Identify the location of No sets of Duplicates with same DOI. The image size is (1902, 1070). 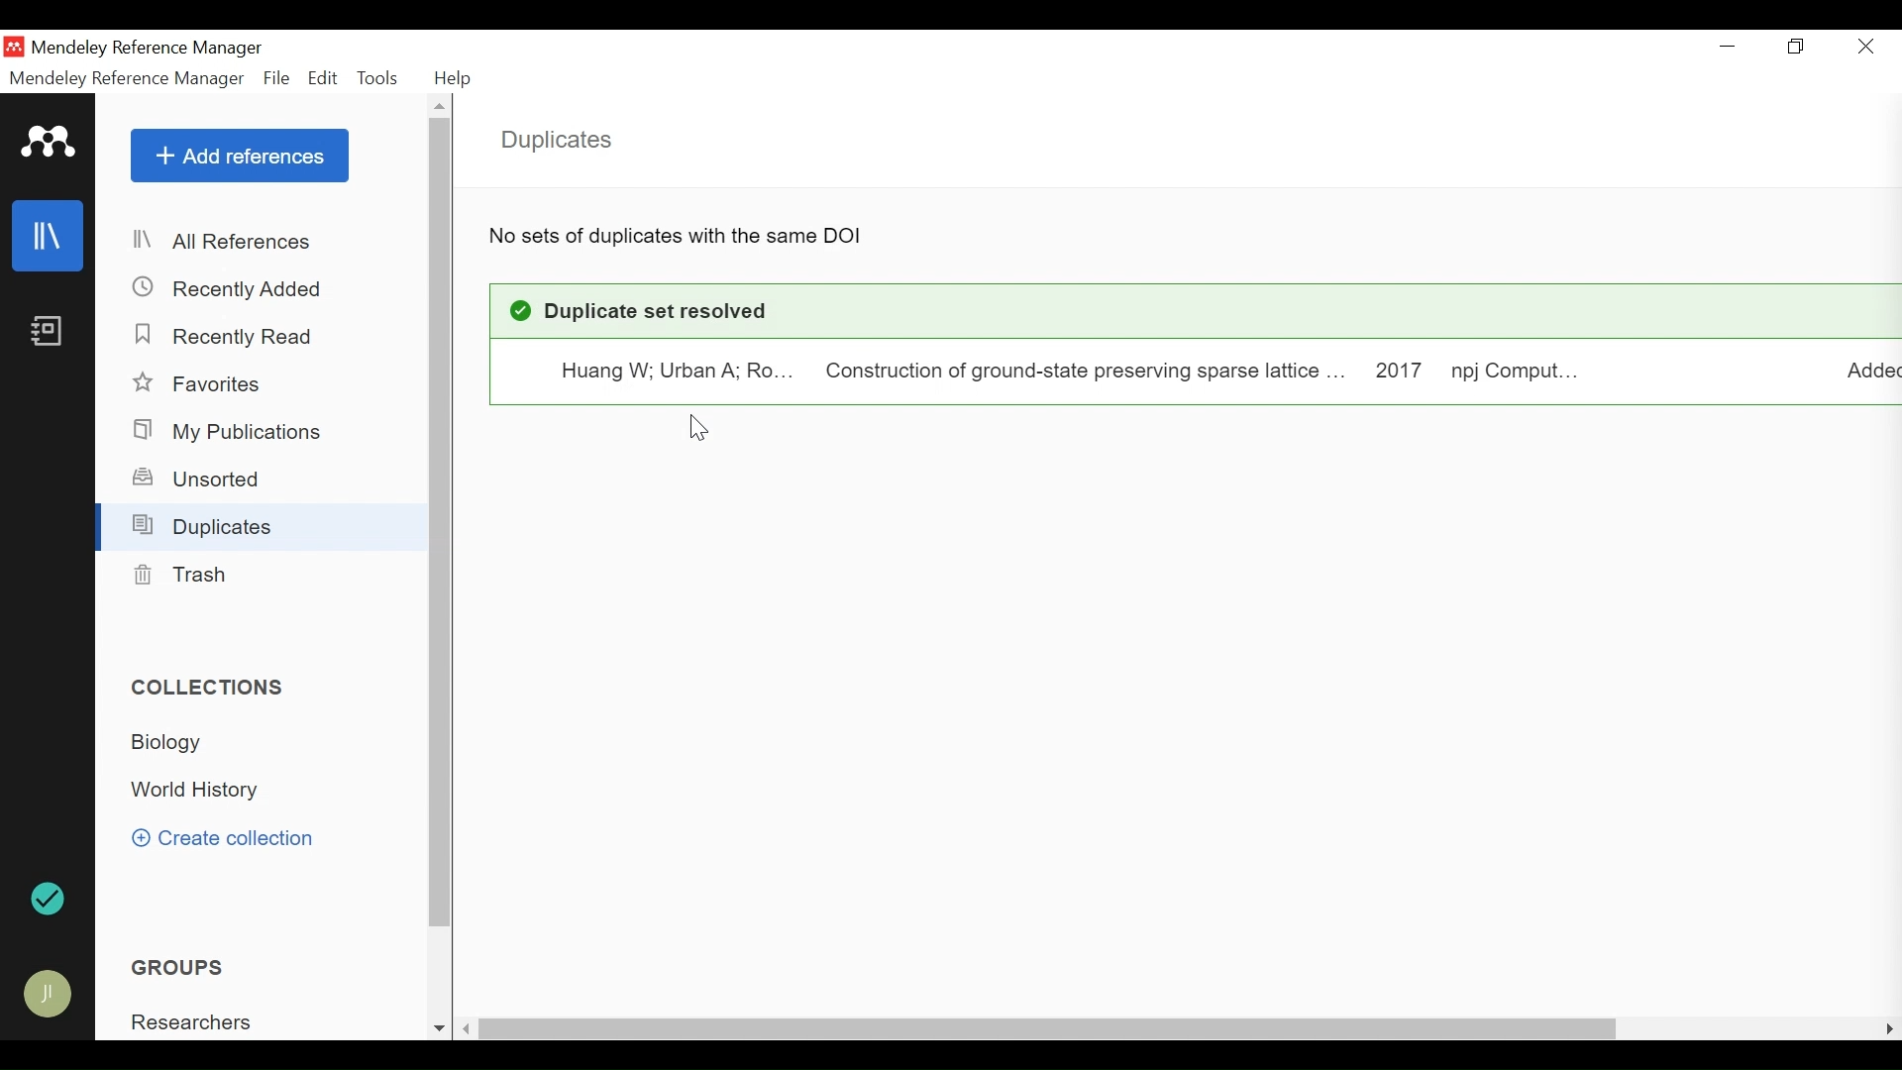
(679, 238).